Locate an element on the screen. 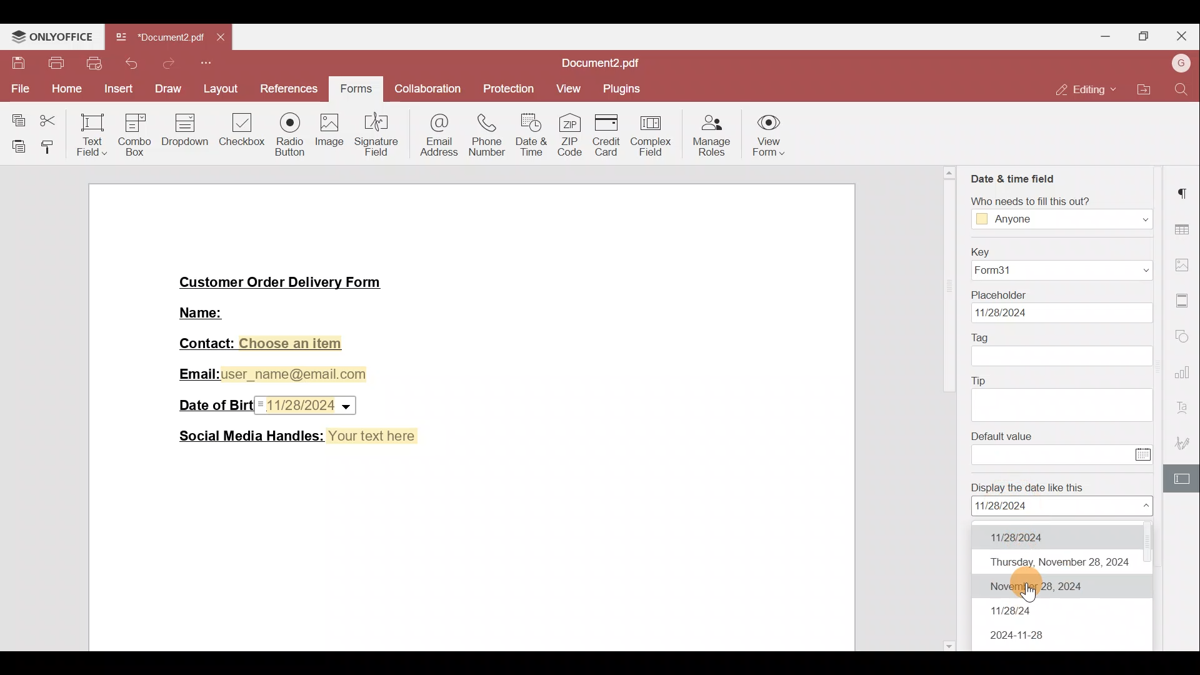  Shapes settings is located at coordinates (1184, 337).